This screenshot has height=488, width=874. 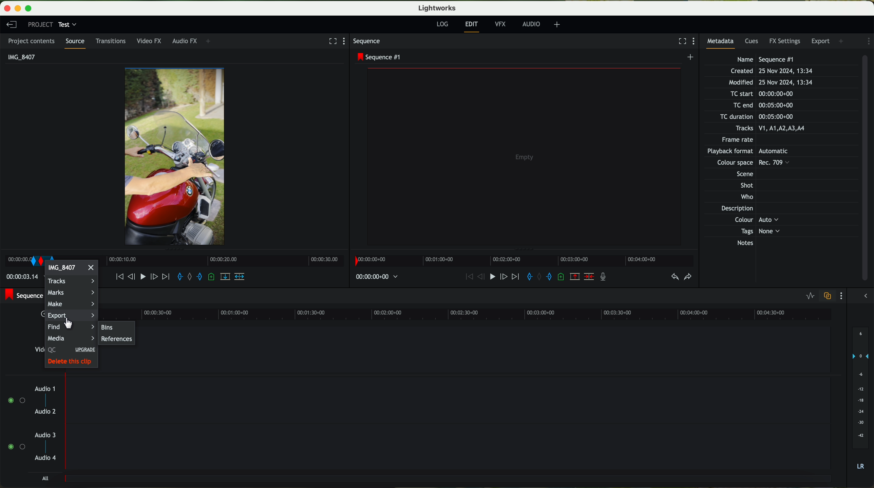 What do you see at coordinates (240, 276) in the screenshot?
I see `insert into the target sequence` at bounding box center [240, 276].